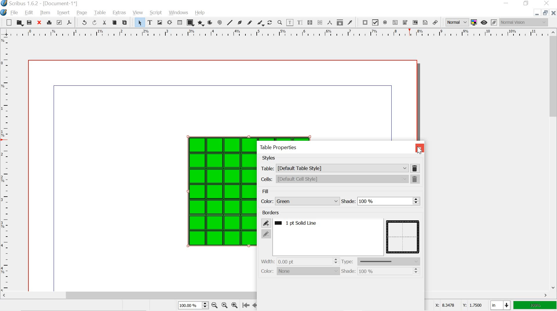 The height and width of the screenshot is (311, 557). What do you see at coordinates (484, 23) in the screenshot?
I see `preview mode` at bounding box center [484, 23].